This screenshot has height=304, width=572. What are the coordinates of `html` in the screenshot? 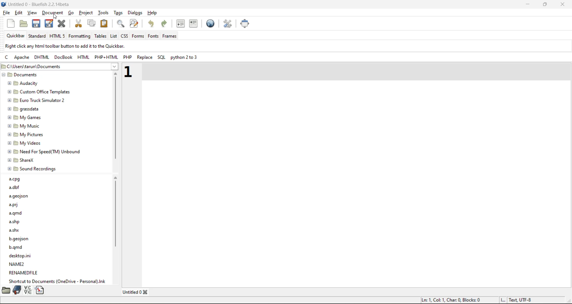 It's located at (43, 57).